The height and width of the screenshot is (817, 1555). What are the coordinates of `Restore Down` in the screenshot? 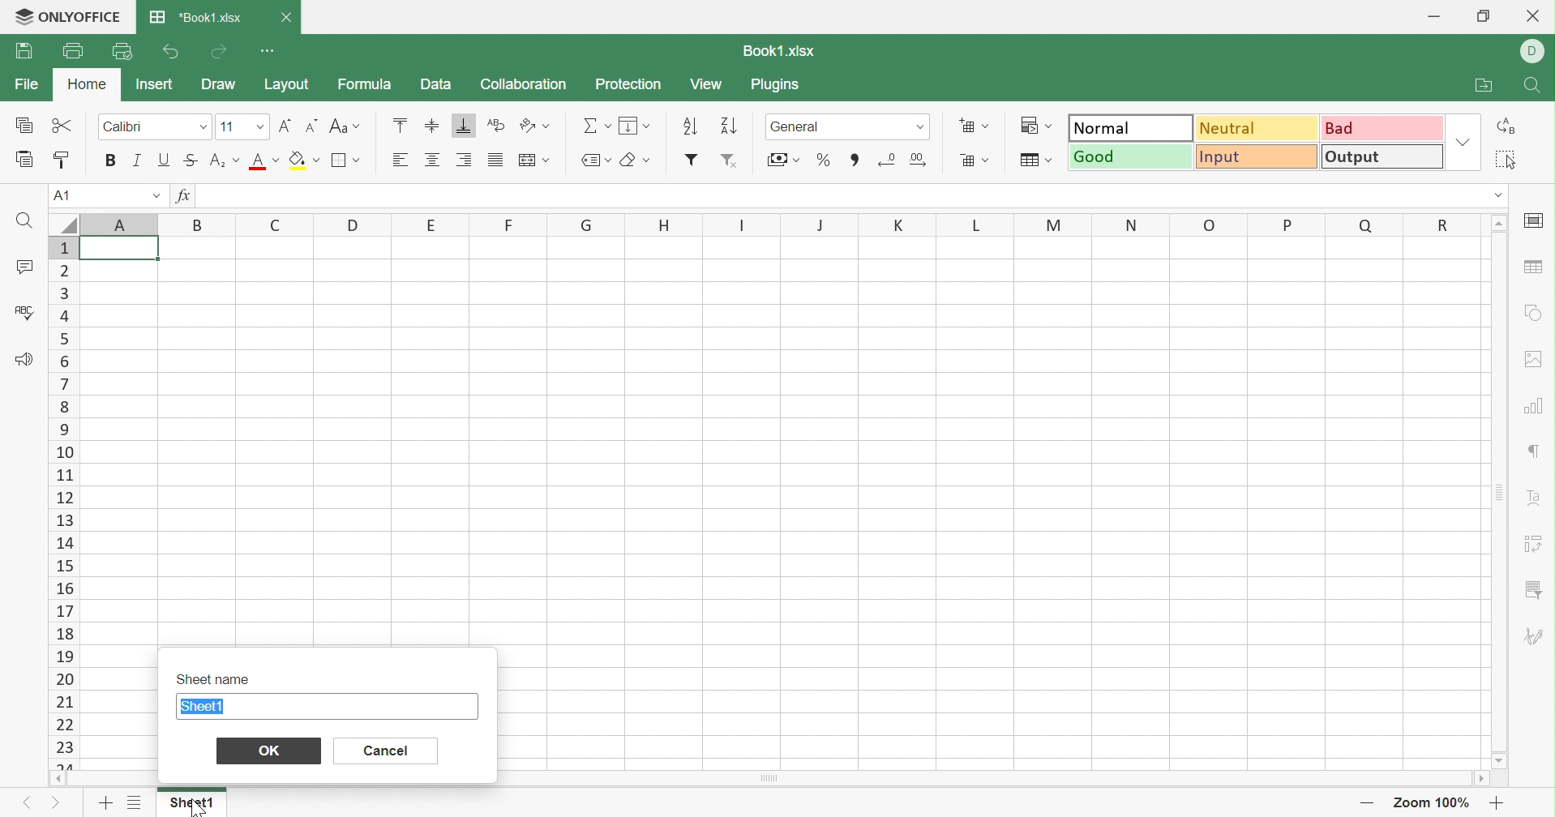 It's located at (1480, 15).